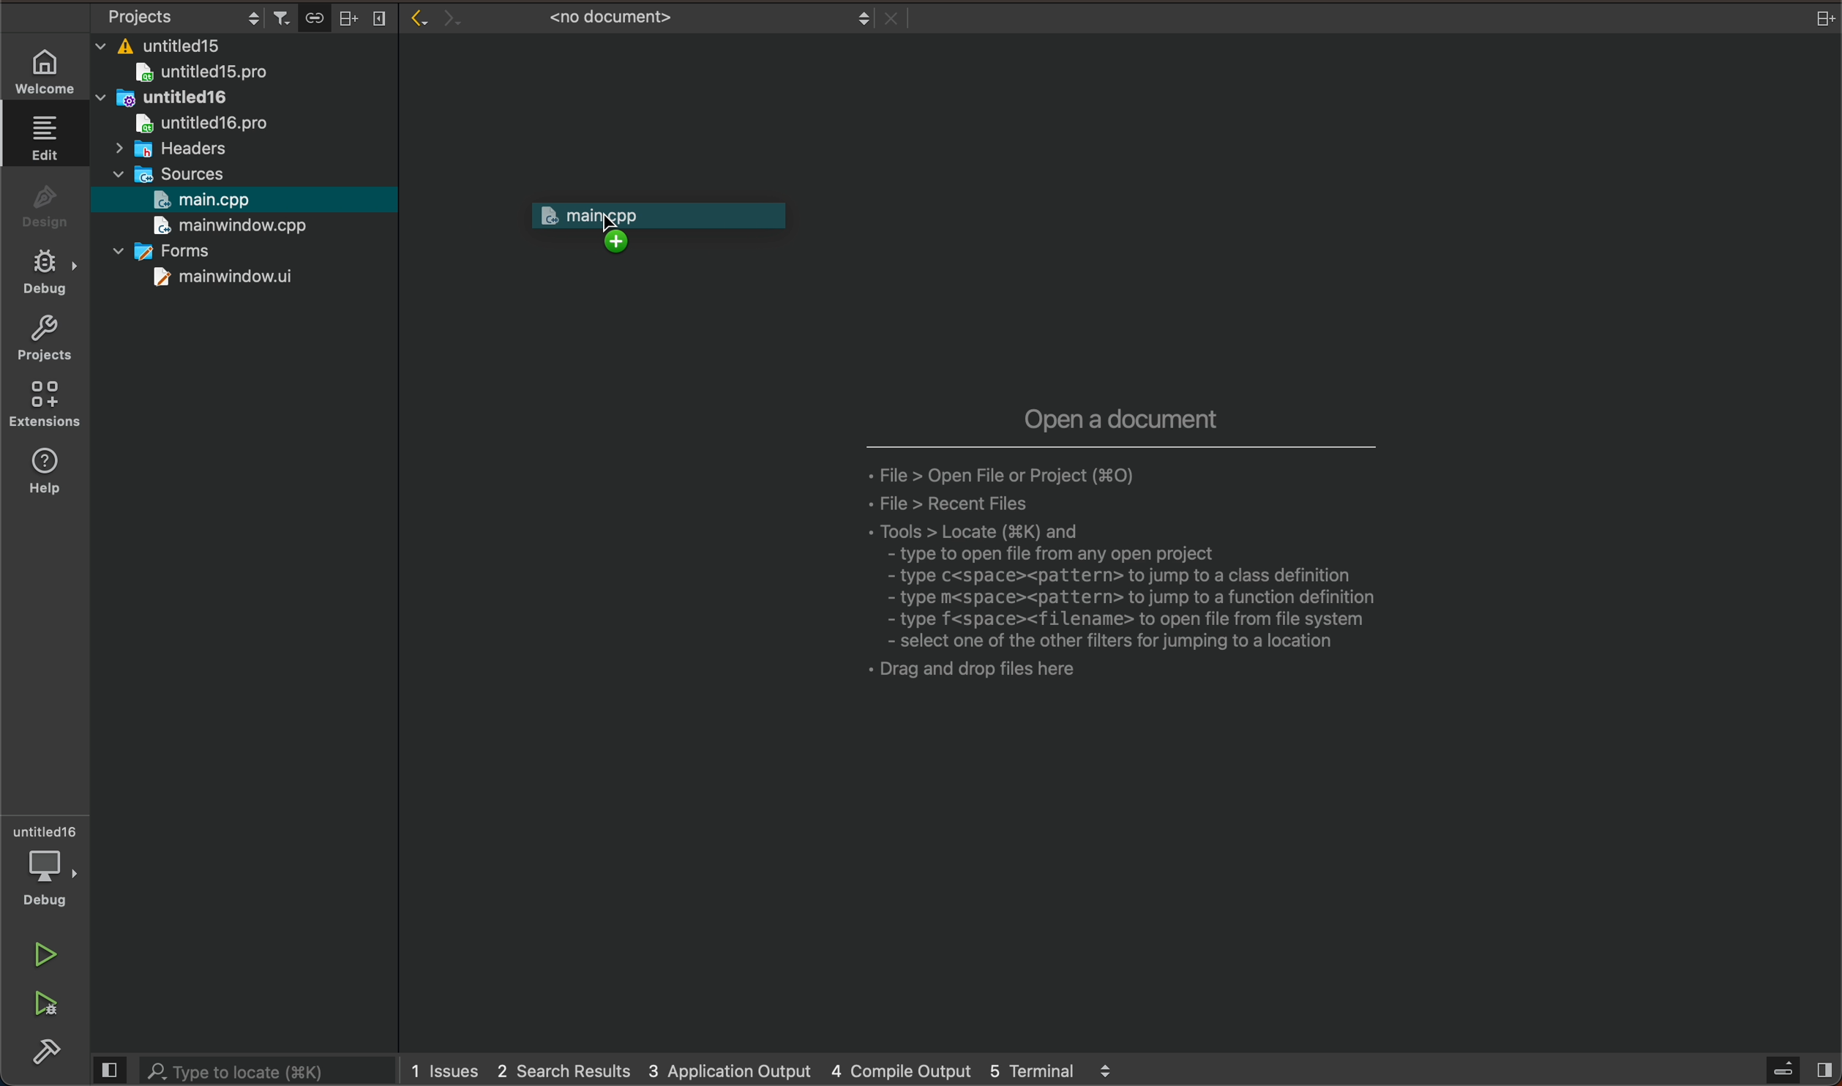 The height and width of the screenshot is (1086, 1842). What do you see at coordinates (224, 277) in the screenshot?
I see `mainwindow` at bounding box center [224, 277].